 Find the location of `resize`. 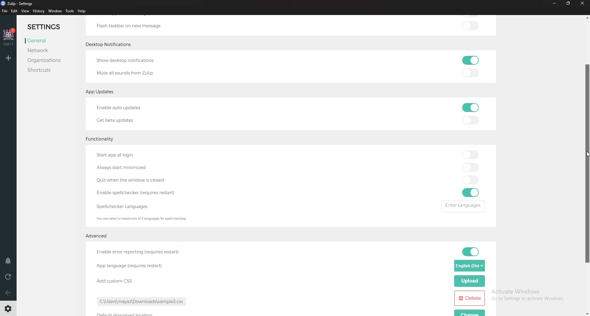

resize is located at coordinates (568, 4).